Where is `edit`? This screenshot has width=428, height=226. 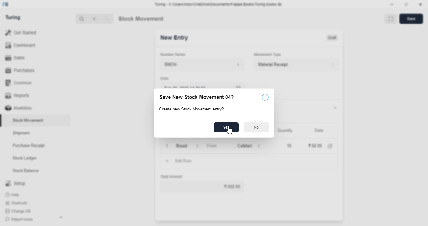 edit is located at coordinates (331, 146).